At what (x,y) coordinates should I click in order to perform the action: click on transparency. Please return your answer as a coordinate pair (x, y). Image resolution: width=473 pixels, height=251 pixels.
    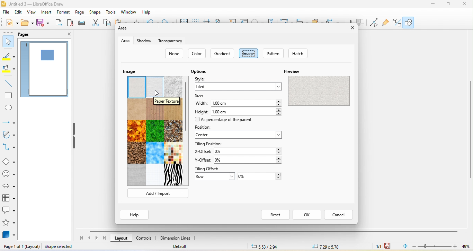
    Looking at the image, I should click on (175, 41).